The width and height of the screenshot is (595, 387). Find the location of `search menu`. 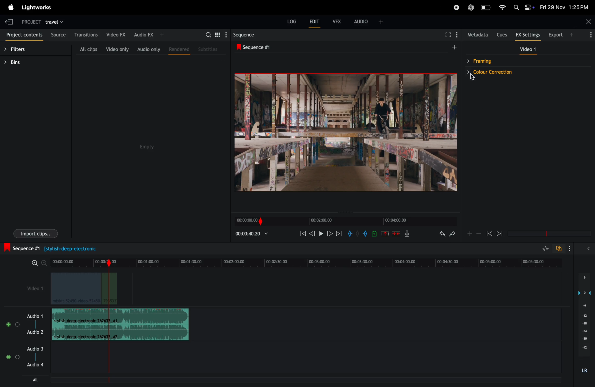

search menu is located at coordinates (457, 33).